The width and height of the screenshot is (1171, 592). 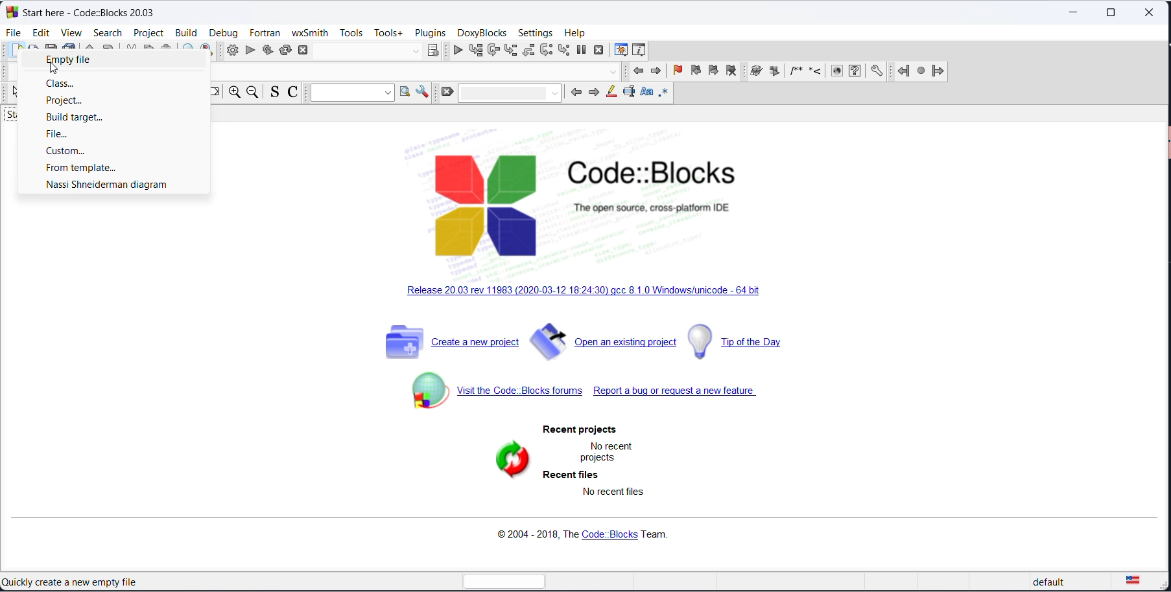 I want to click on Start here, so click(x=92, y=10).